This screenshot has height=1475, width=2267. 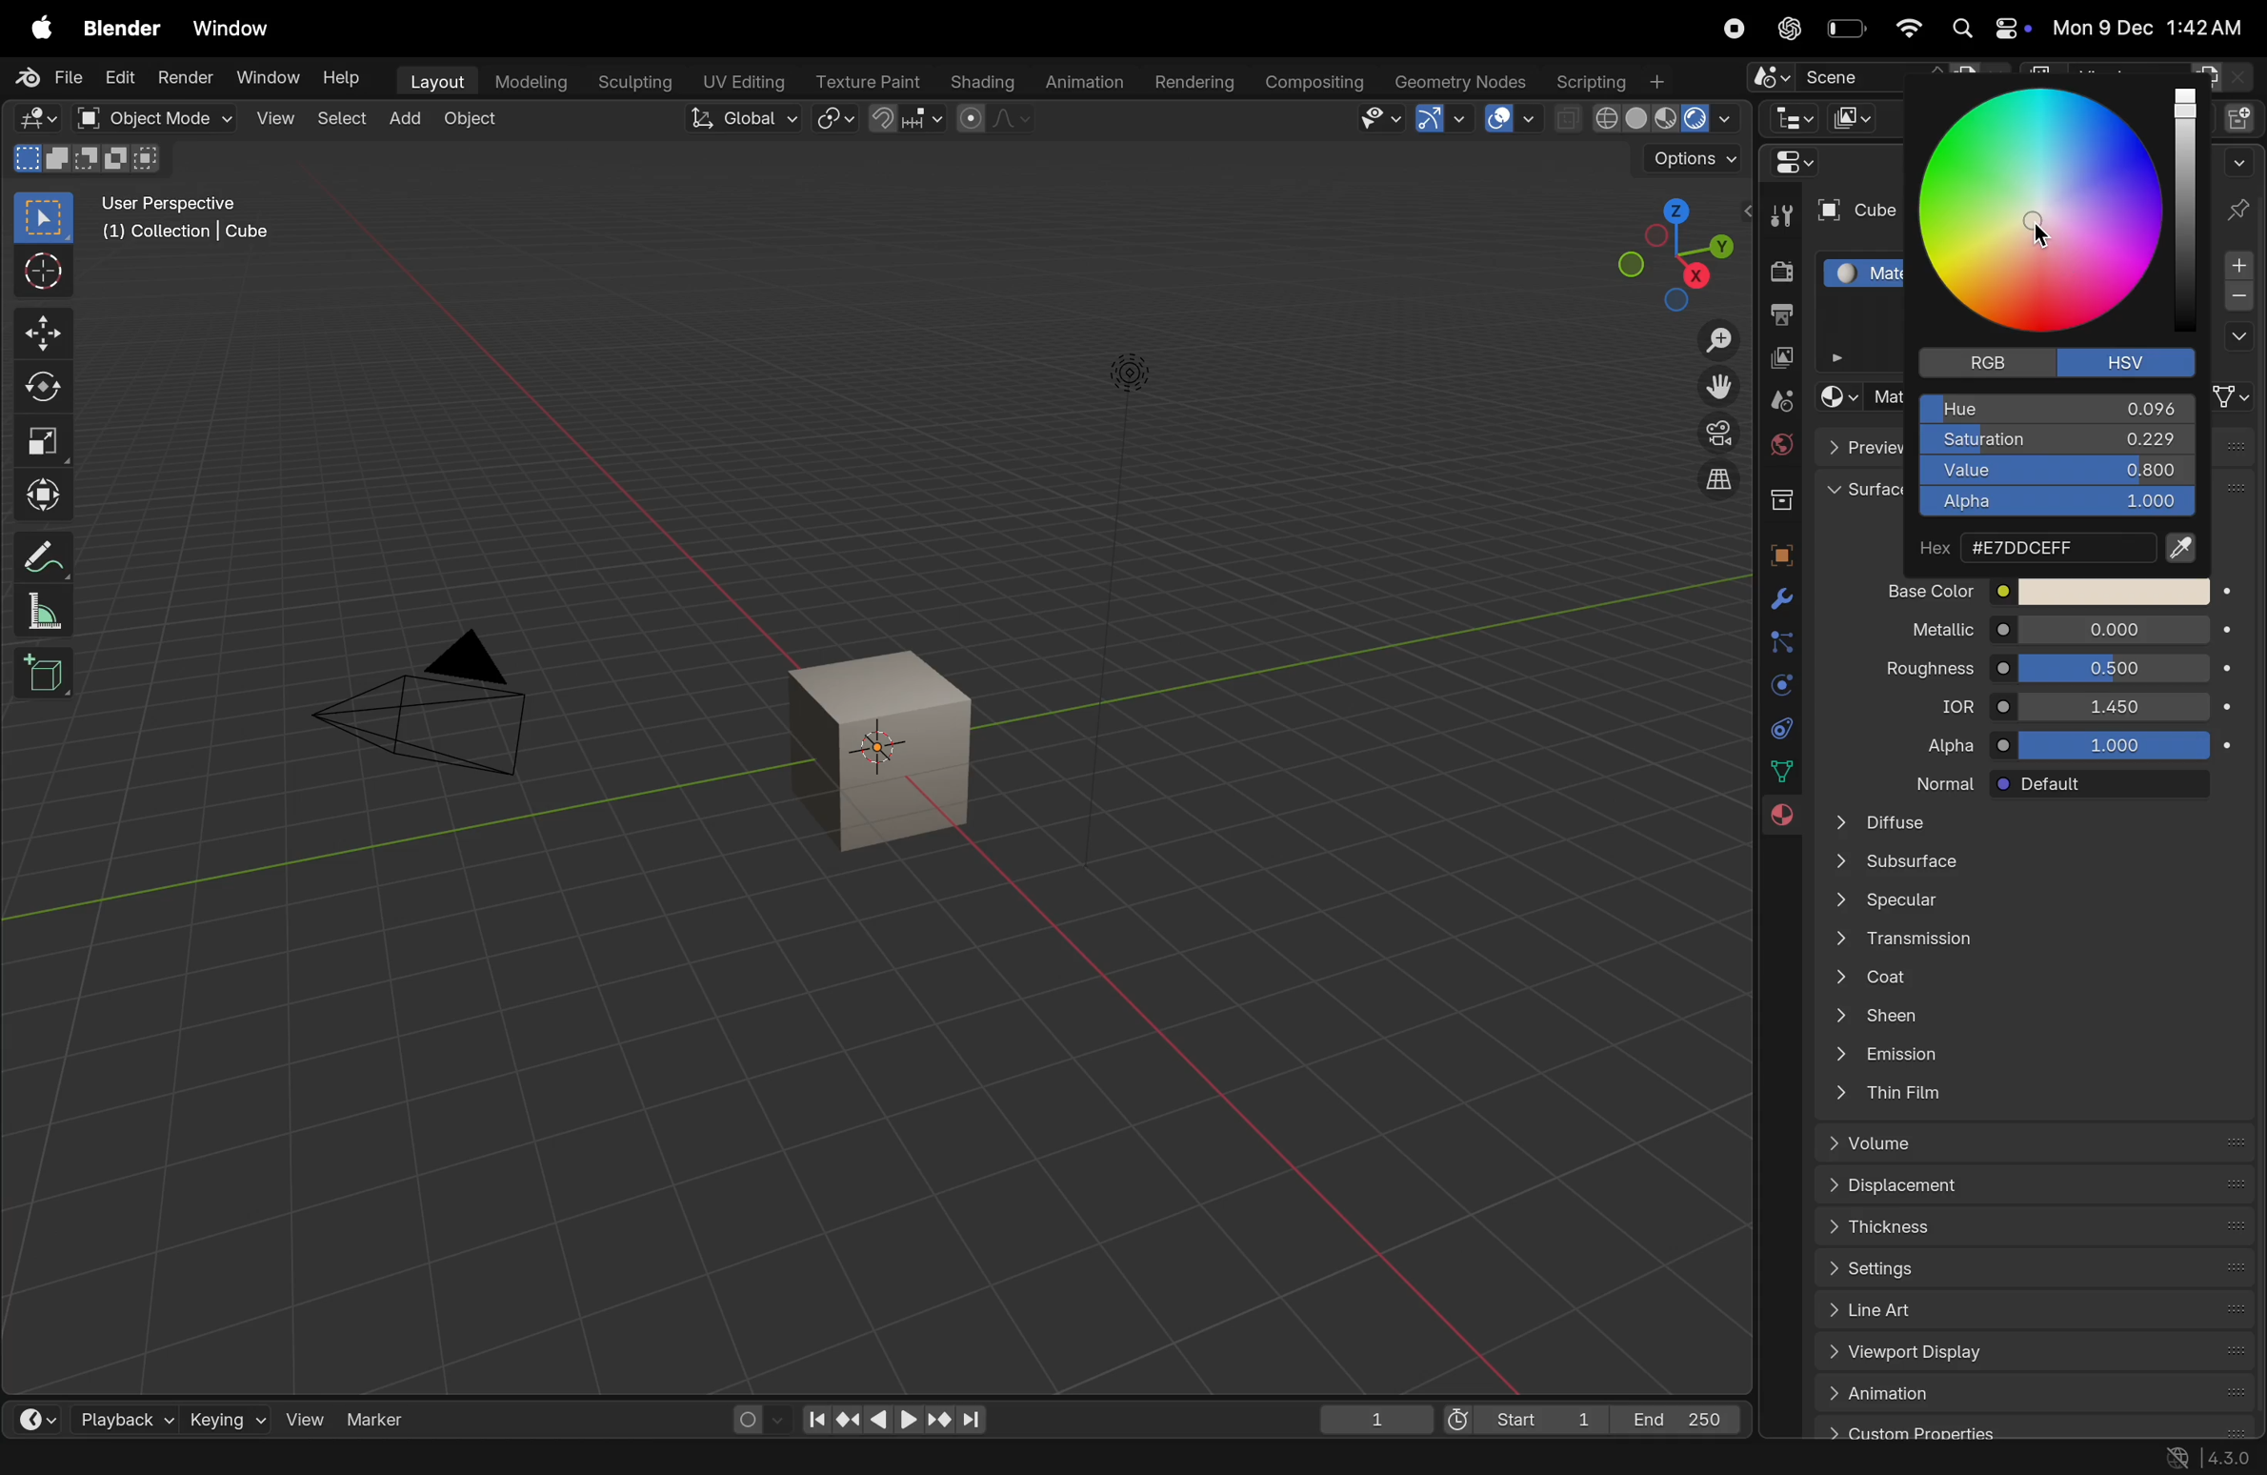 What do you see at coordinates (1719, 387) in the screenshot?
I see `move view` at bounding box center [1719, 387].